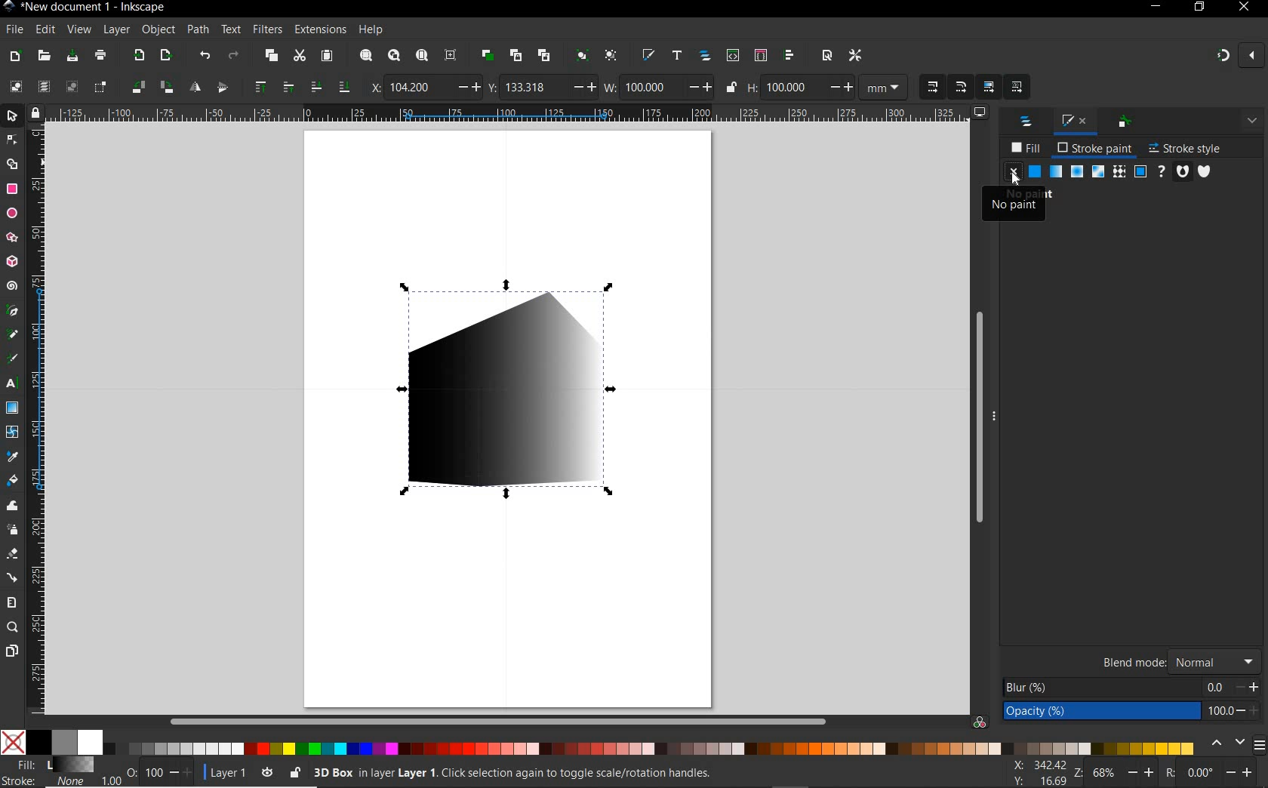 The width and height of the screenshot is (1268, 788). What do you see at coordinates (14, 286) in the screenshot?
I see `SPIRAL TOOL` at bounding box center [14, 286].